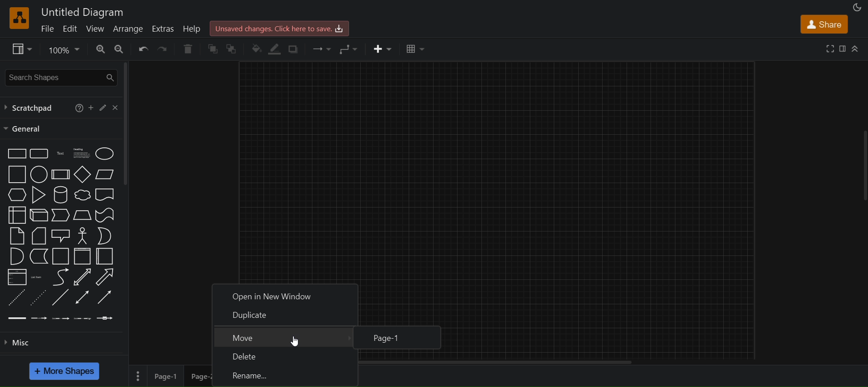  Describe the element at coordinates (37, 277) in the screenshot. I see `list item` at that location.